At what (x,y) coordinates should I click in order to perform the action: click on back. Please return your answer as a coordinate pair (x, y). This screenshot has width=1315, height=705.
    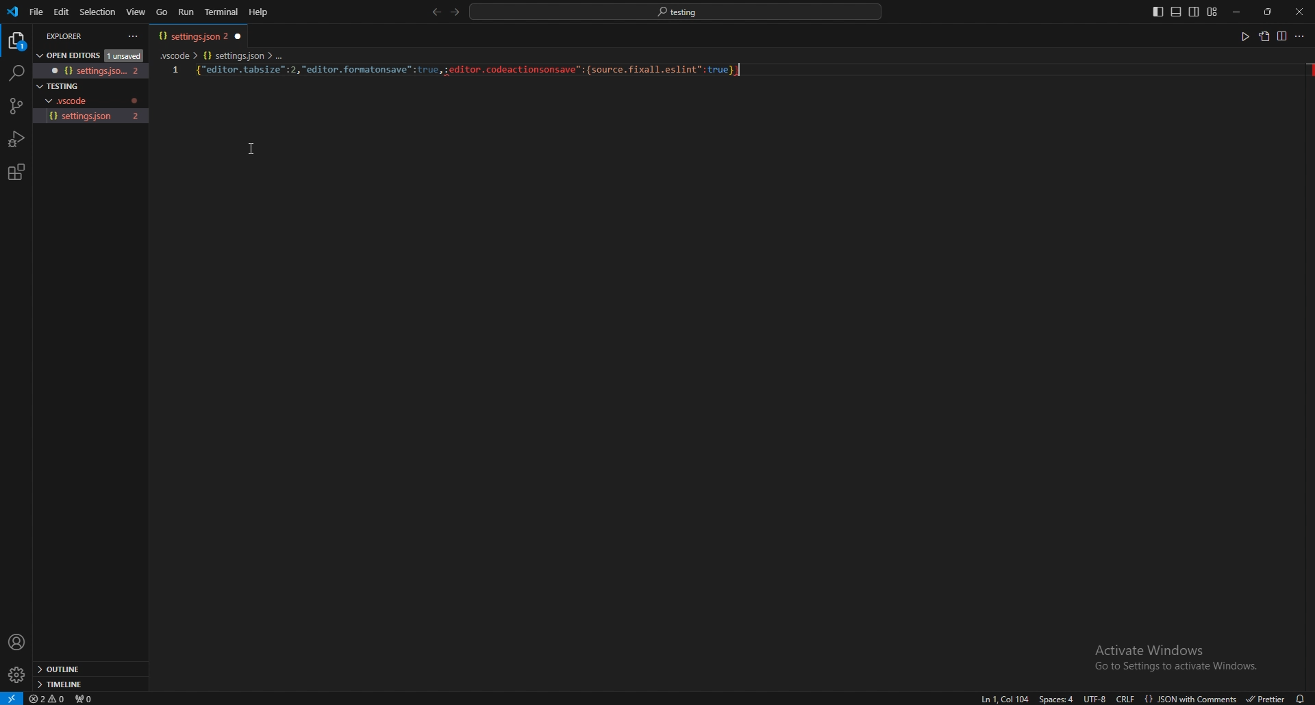
    Looking at the image, I should click on (434, 12).